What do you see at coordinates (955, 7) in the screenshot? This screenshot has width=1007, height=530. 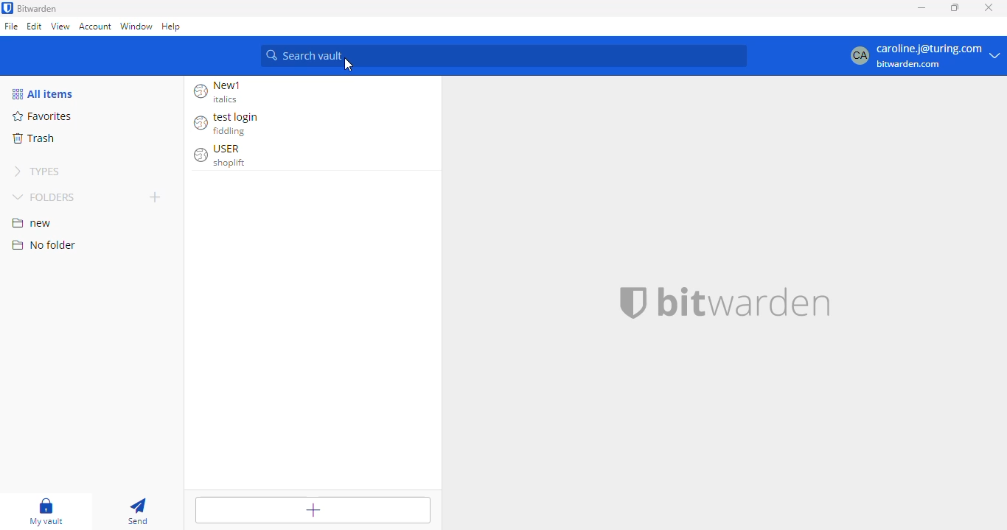 I see `maximize` at bounding box center [955, 7].